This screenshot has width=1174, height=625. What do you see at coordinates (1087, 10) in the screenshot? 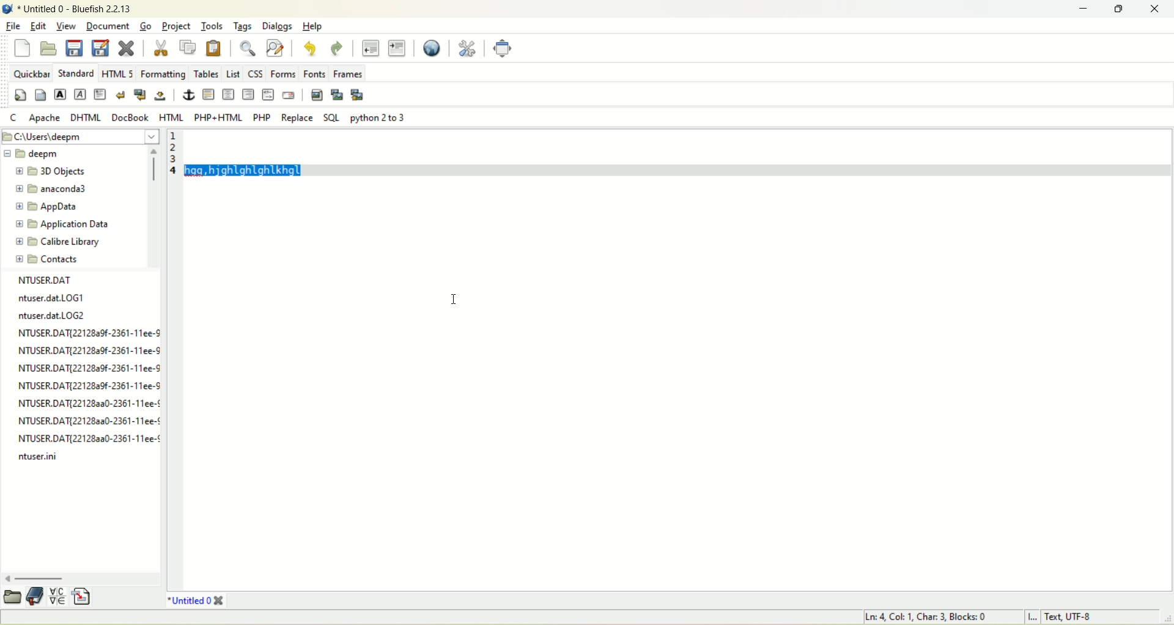
I see `minimize` at bounding box center [1087, 10].